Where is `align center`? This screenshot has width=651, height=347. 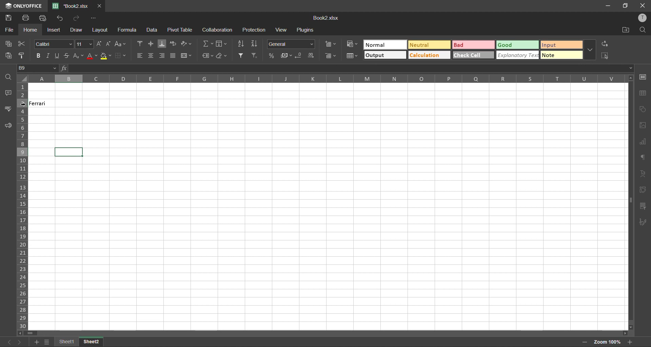
align center is located at coordinates (151, 55).